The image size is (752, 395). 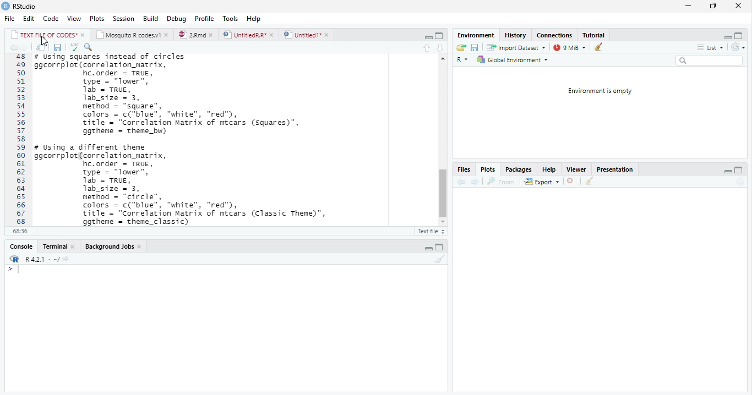 I want to click on  History, so click(x=516, y=36).